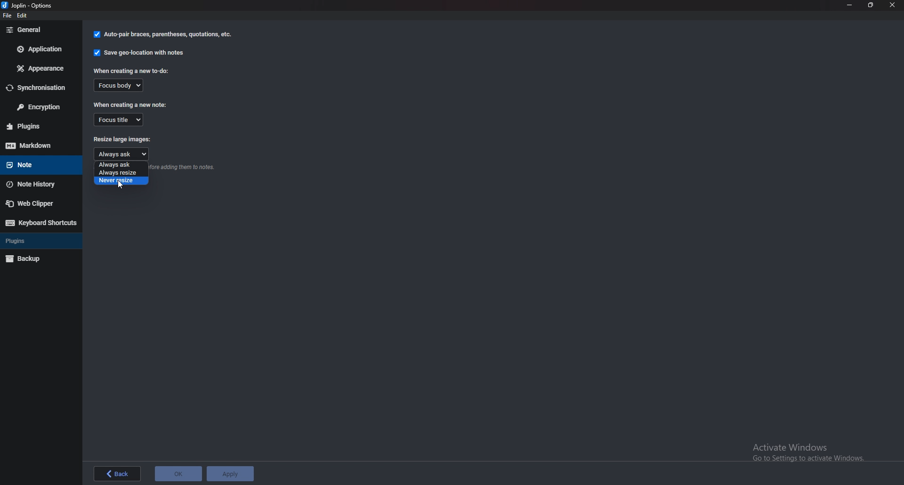  What do you see at coordinates (40, 223) in the screenshot?
I see `Keyboard shortcuts` at bounding box center [40, 223].